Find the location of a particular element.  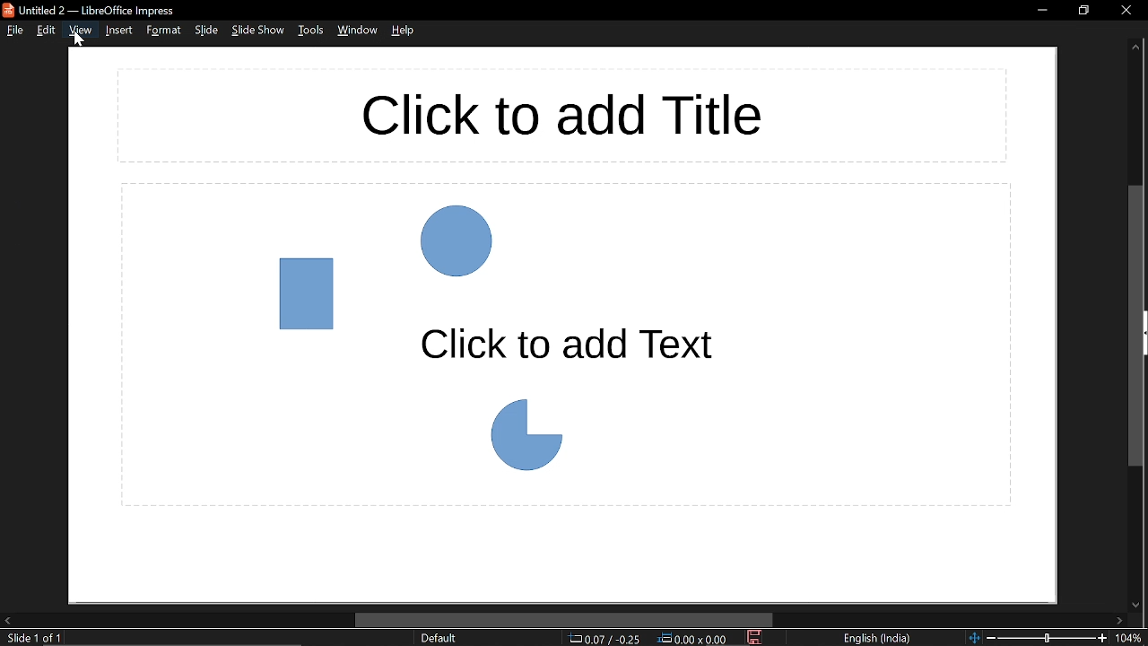

File is located at coordinates (13, 31).